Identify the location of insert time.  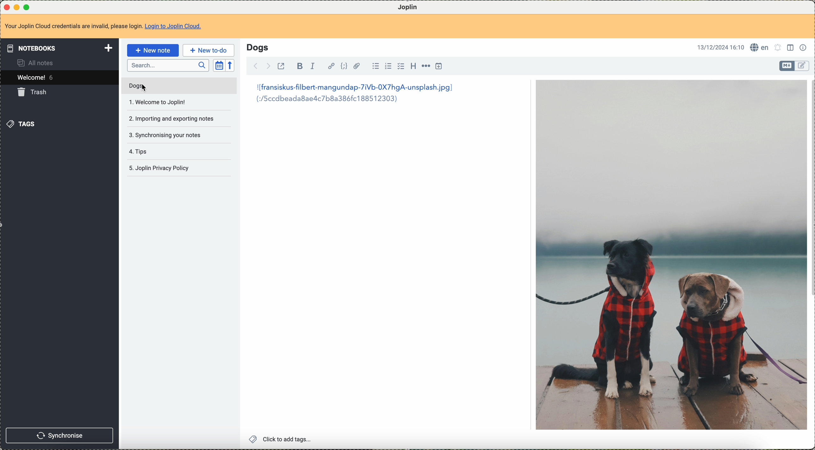
(439, 66).